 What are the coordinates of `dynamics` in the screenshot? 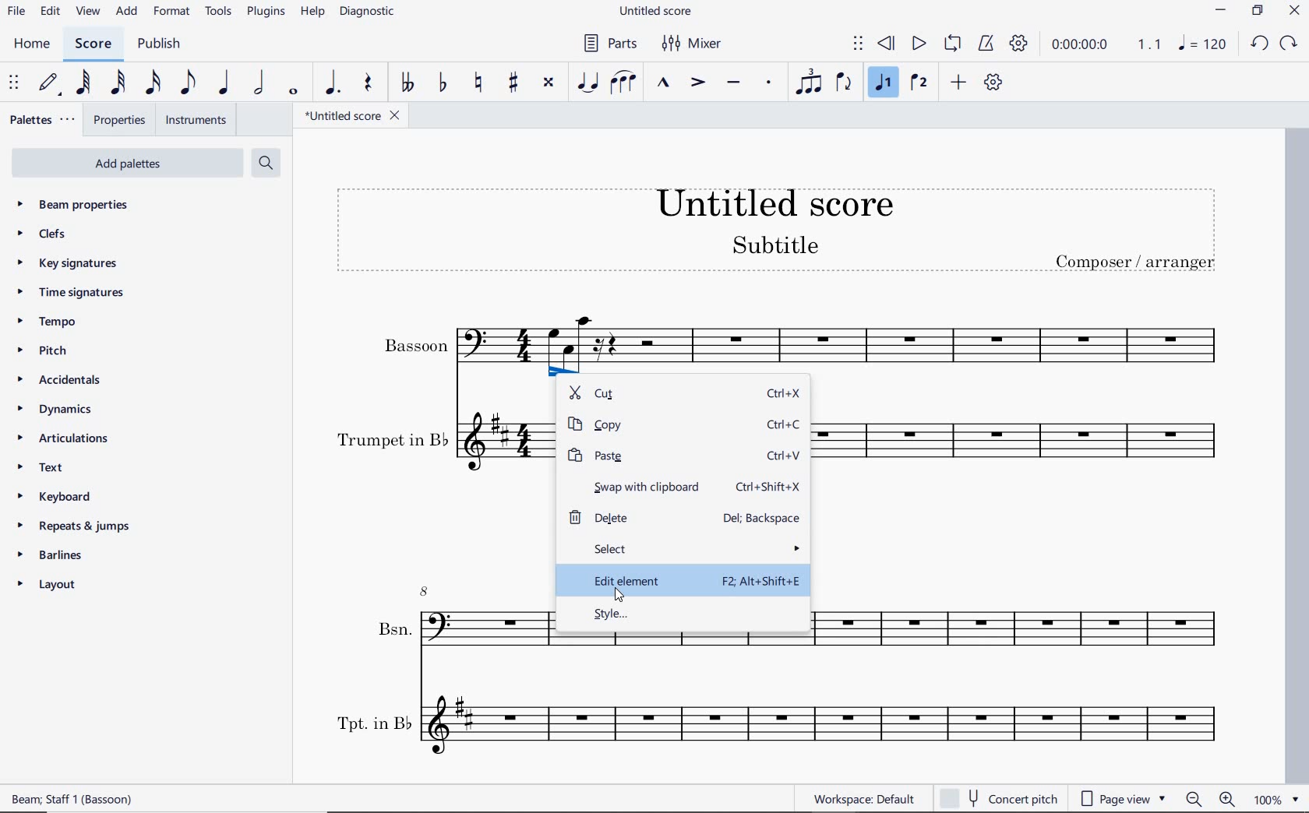 It's located at (57, 407).